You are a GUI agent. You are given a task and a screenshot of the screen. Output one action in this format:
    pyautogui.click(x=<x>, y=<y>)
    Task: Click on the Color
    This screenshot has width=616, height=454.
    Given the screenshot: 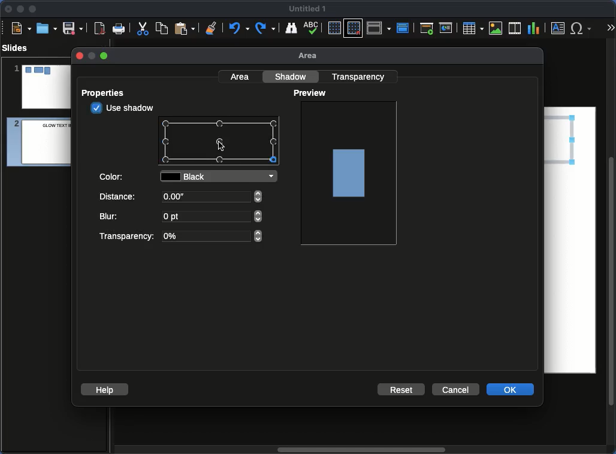 What is the action you would take?
    pyautogui.click(x=113, y=175)
    